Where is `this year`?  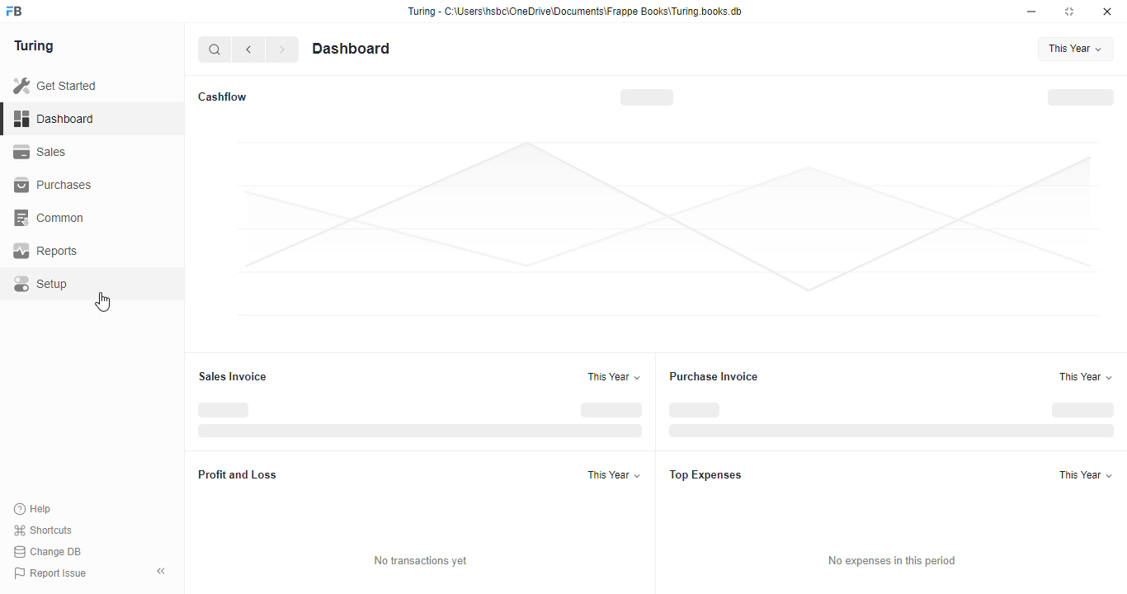
this year is located at coordinates (614, 475).